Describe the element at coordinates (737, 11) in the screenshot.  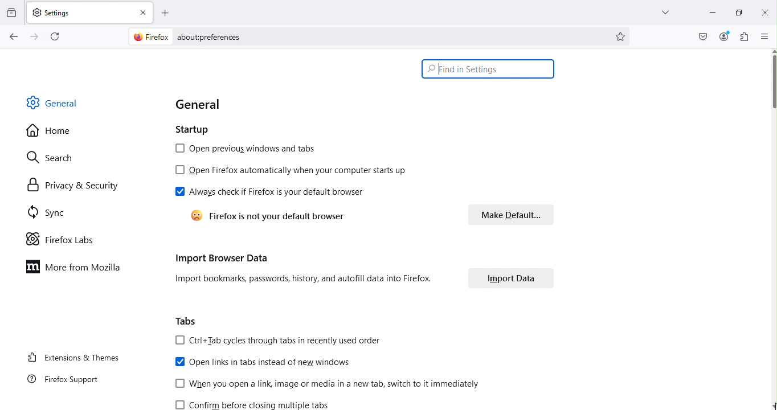
I see `Maximize` at that location.